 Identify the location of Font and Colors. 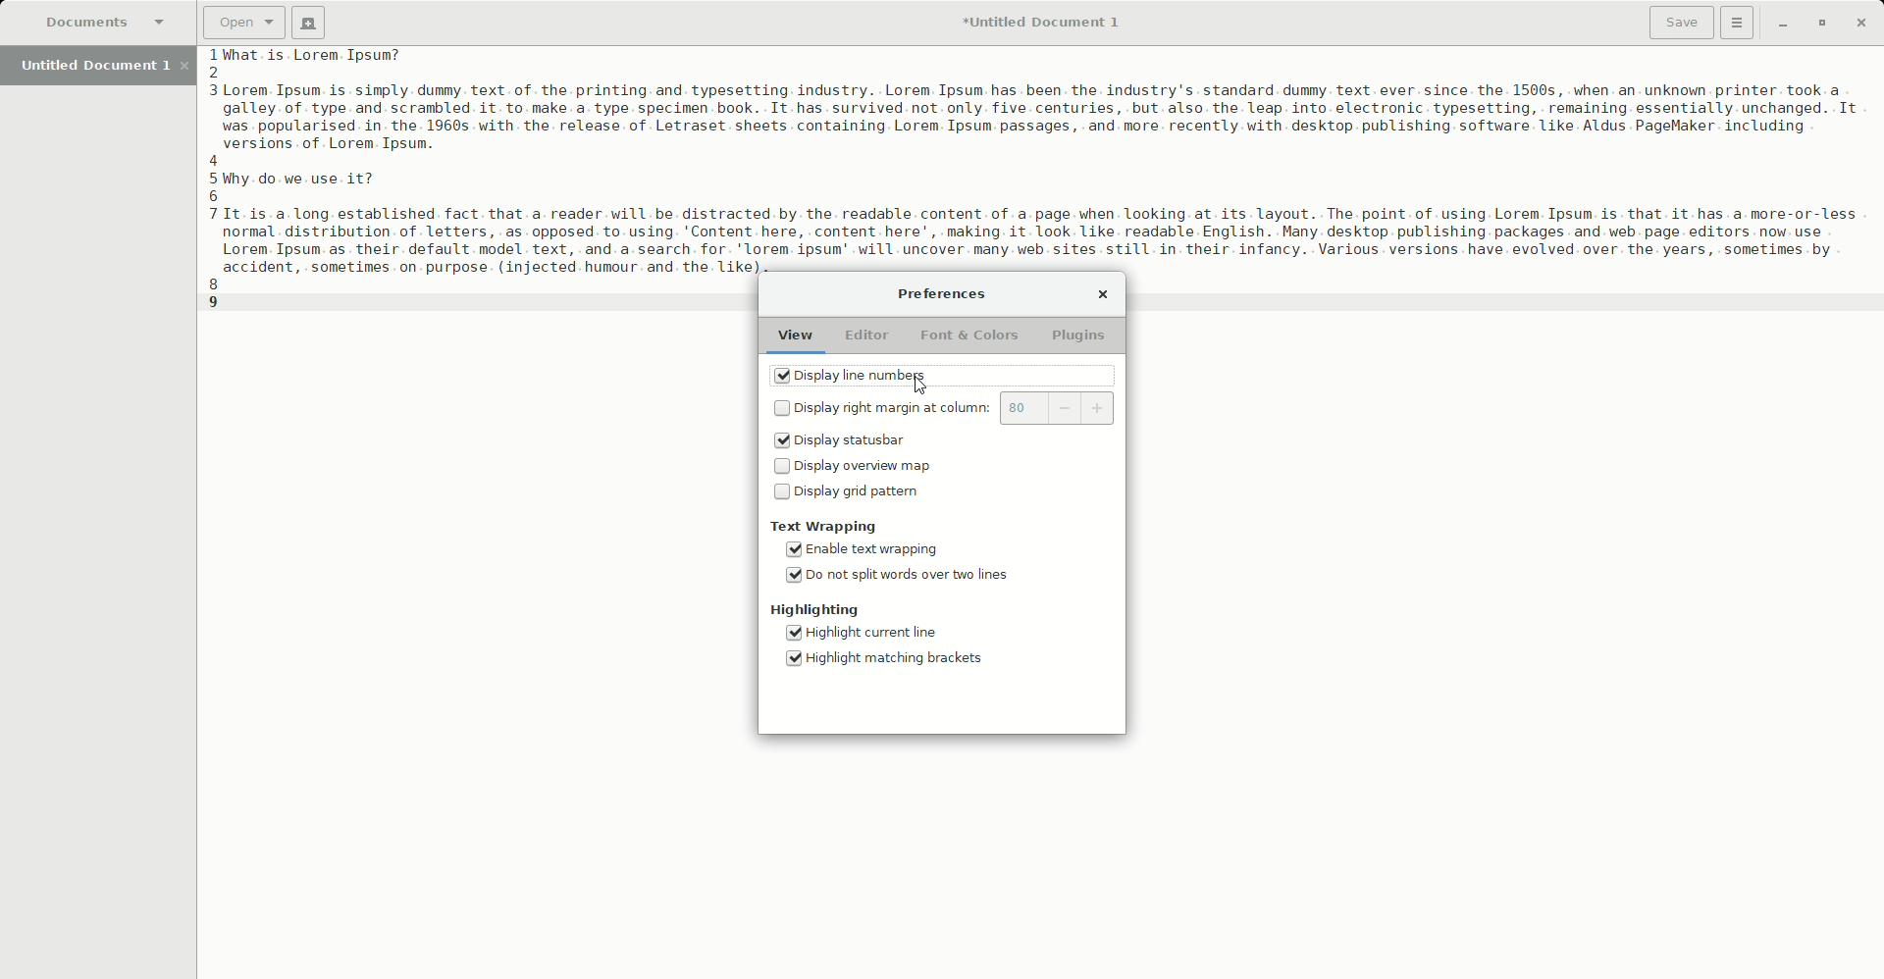
(969, 336).